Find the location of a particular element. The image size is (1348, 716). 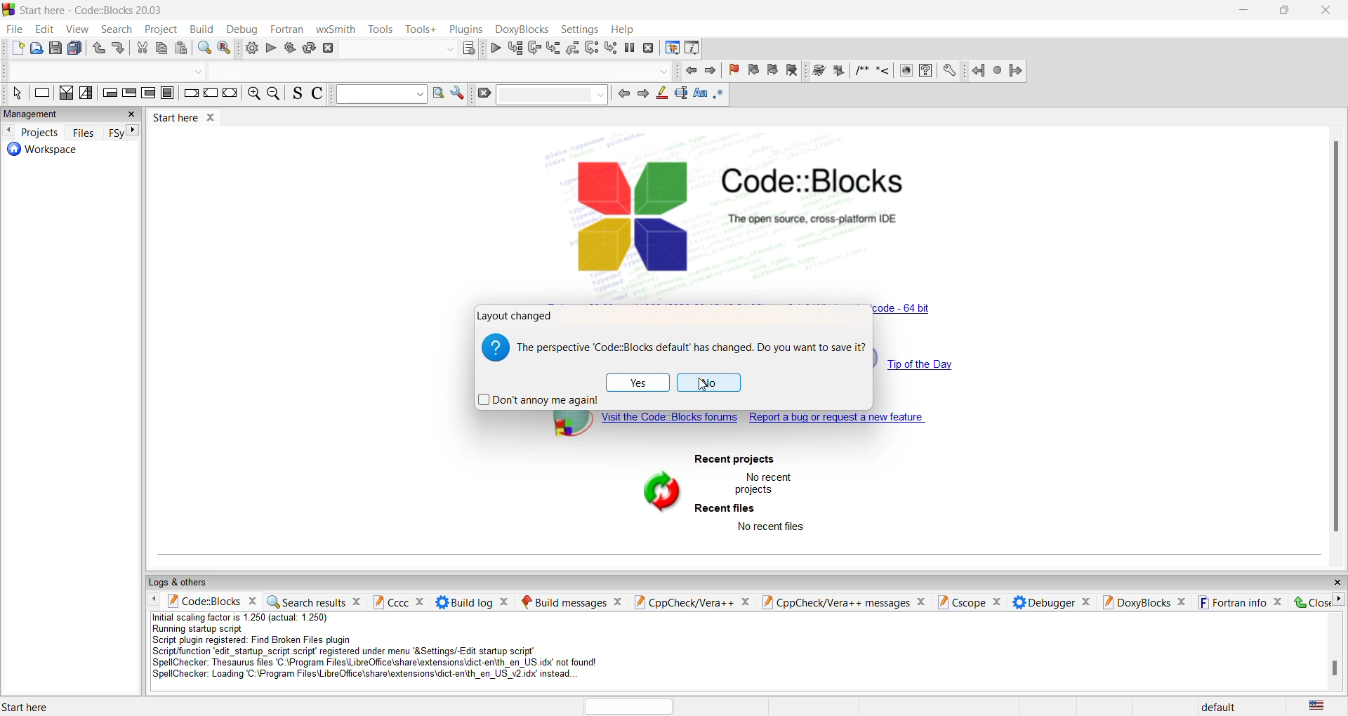

Layout changed is located at coordinates (517, 316).